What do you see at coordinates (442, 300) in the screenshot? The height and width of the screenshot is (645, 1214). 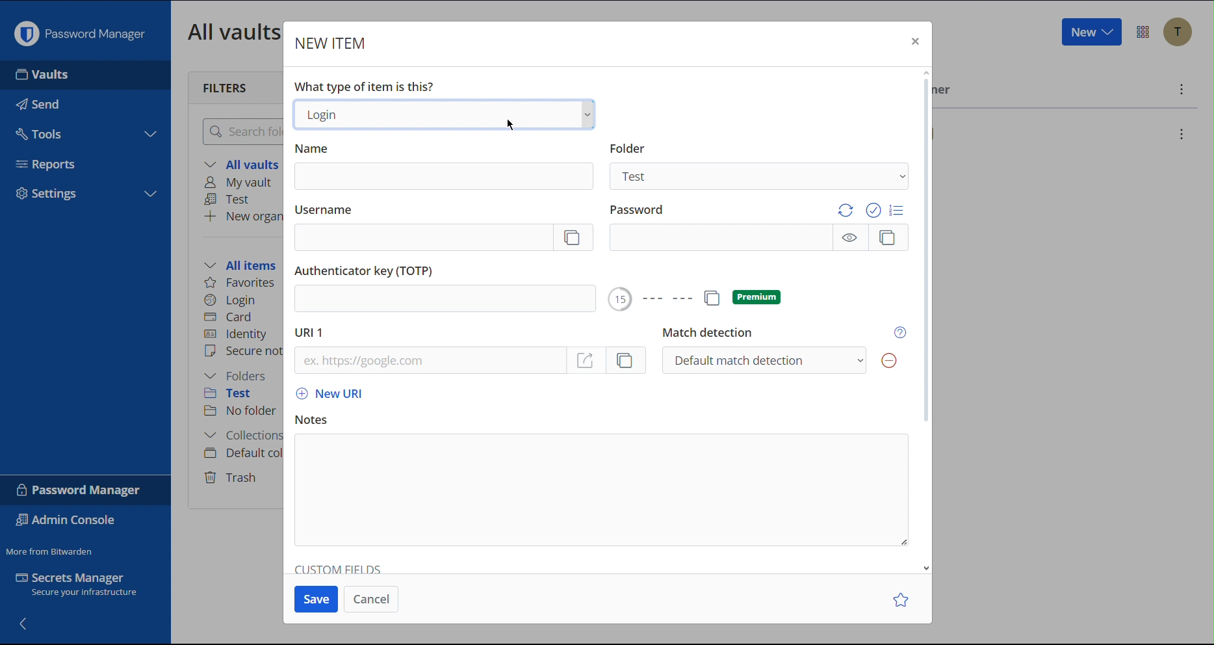 I see `add Authenticator Key` at bounding box center [442, 300].